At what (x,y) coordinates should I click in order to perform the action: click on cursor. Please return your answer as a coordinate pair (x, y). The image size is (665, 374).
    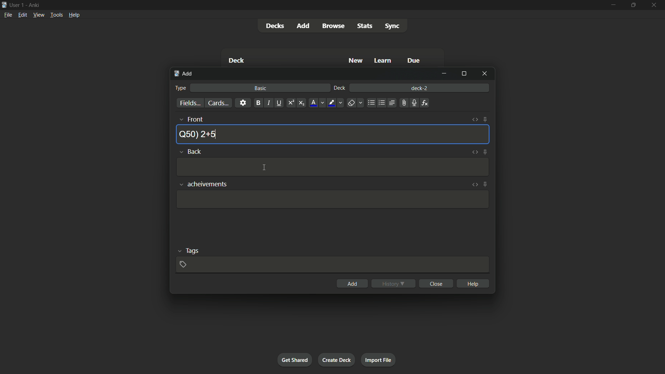
    Looking at the image, I should click on (265, 168).